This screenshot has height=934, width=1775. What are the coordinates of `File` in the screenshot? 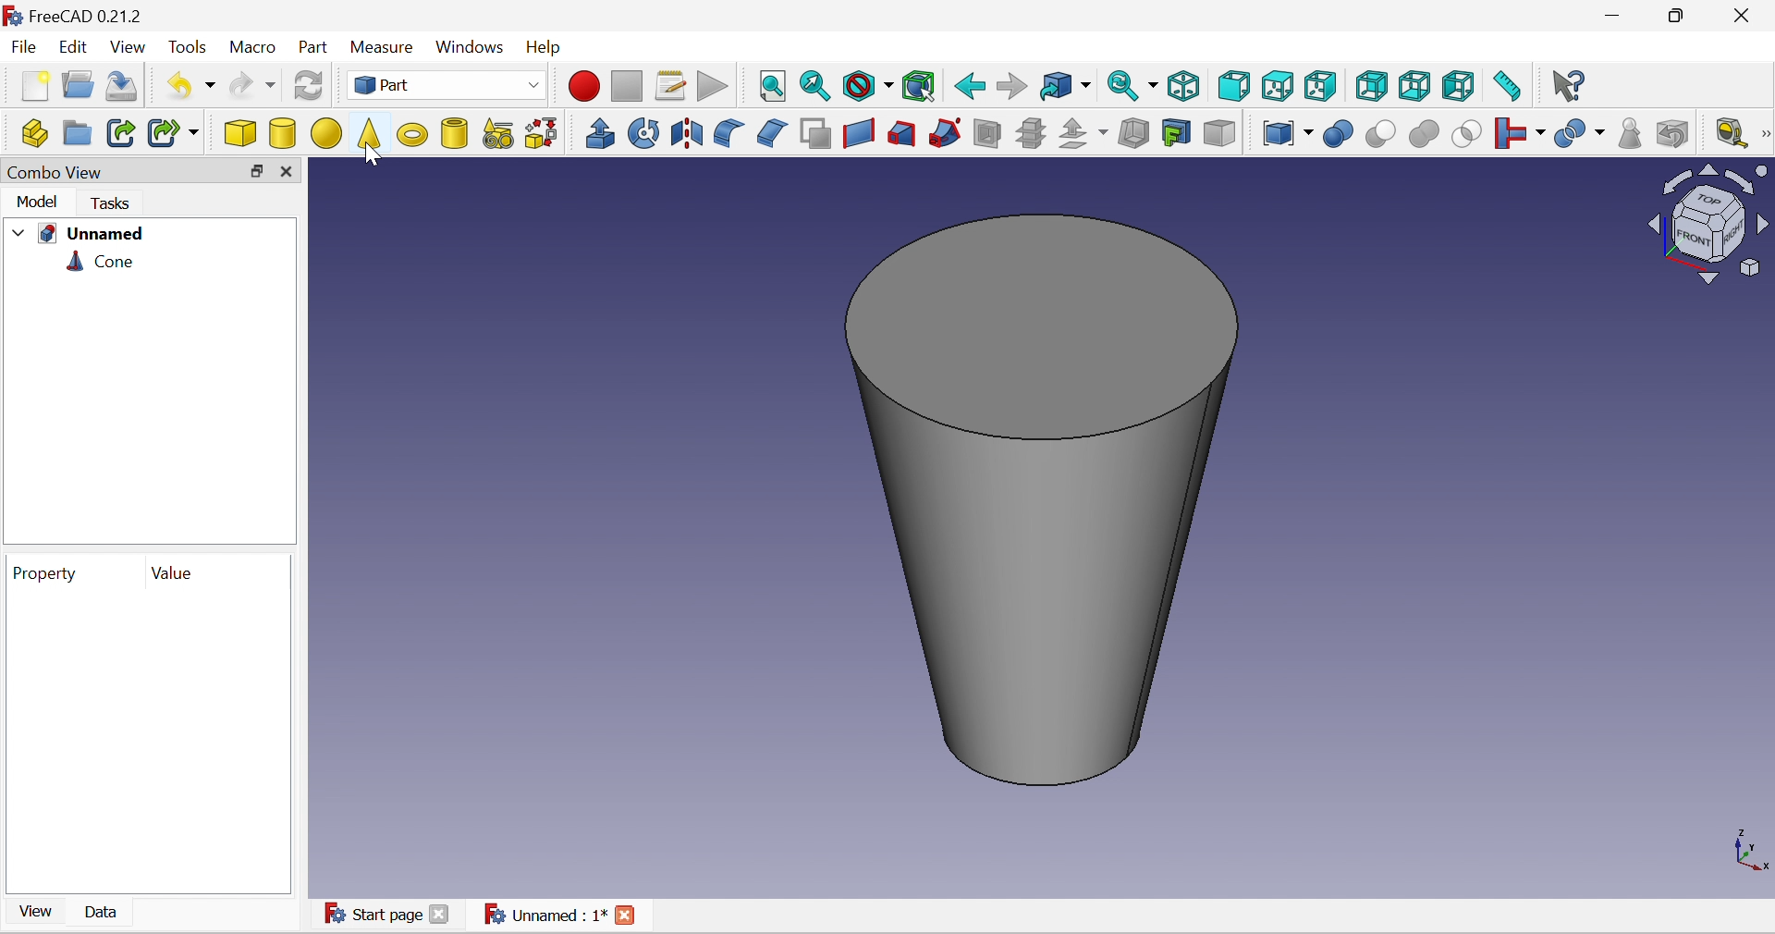 It's located at (27, 48).